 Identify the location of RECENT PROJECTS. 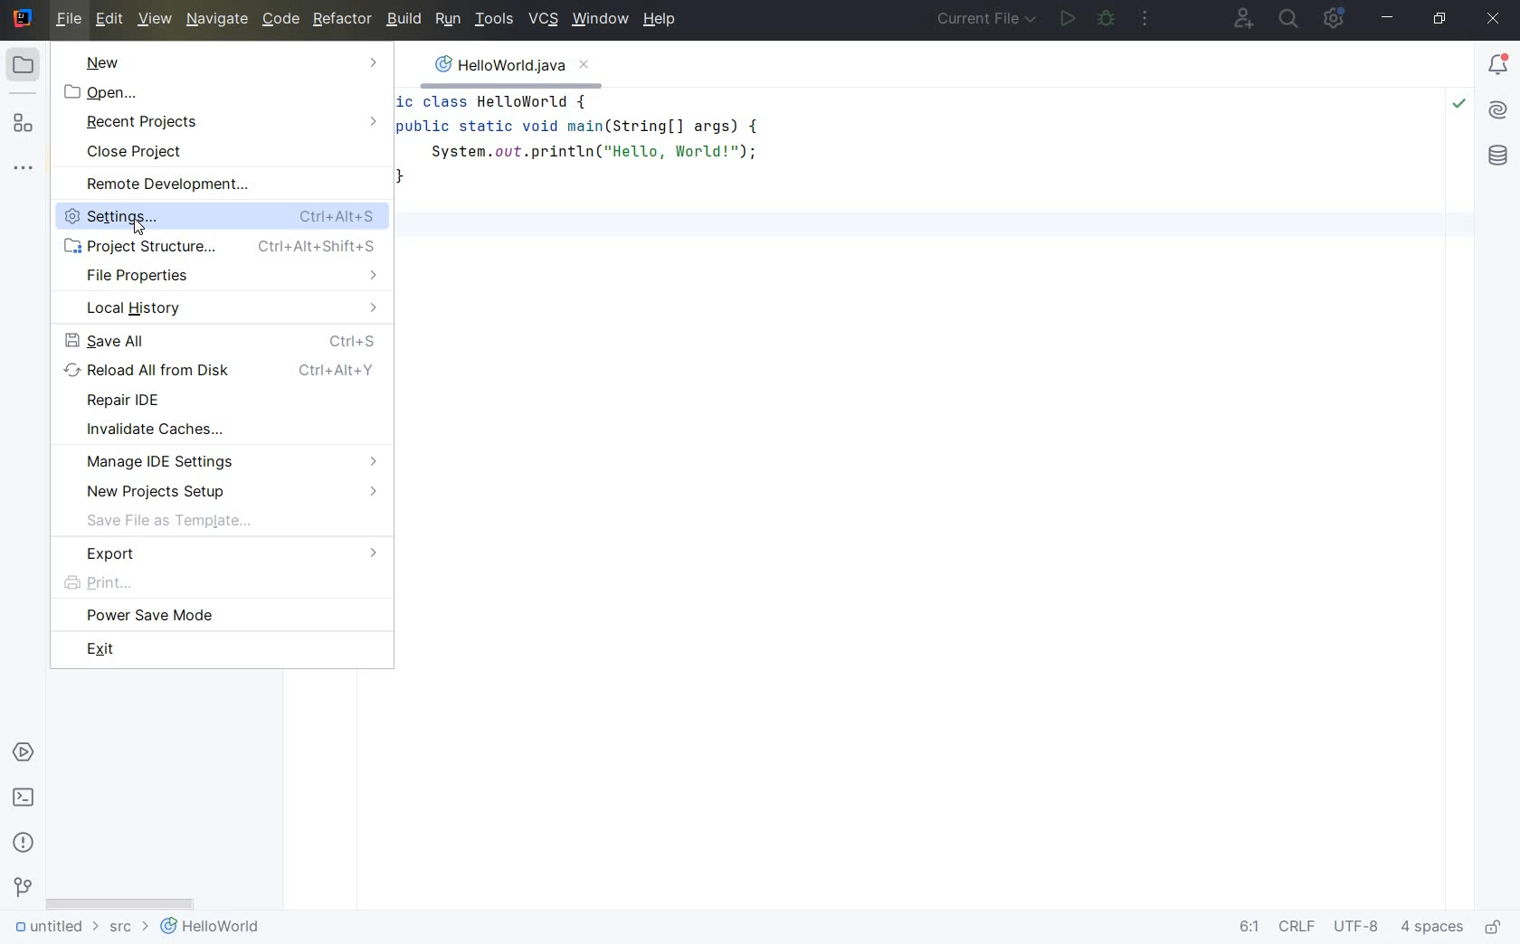
(231, 122).